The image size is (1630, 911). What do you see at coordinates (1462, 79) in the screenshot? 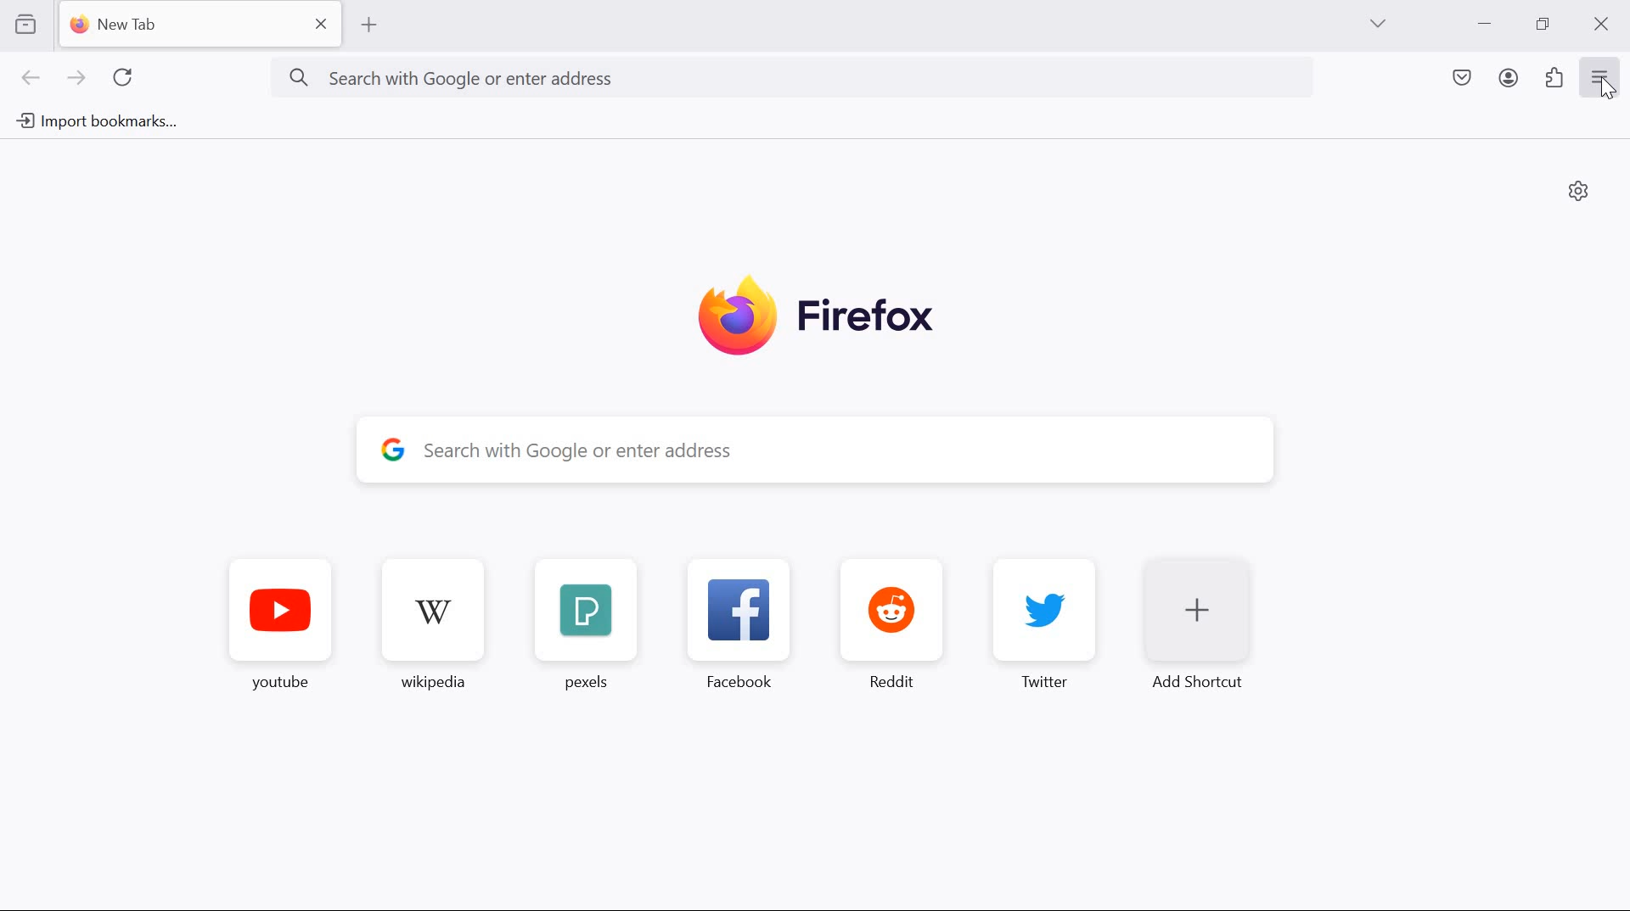
I see `save to pocket` at bounding box center [1462, 79].